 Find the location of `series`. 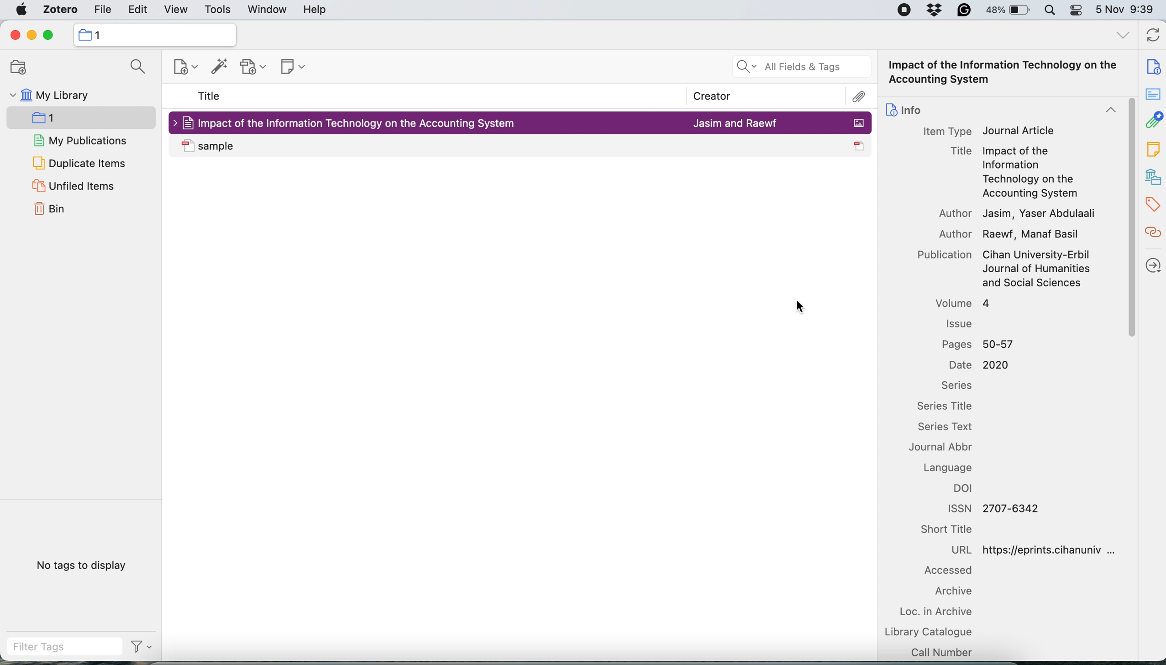

series is located at coordinates (956, 385).